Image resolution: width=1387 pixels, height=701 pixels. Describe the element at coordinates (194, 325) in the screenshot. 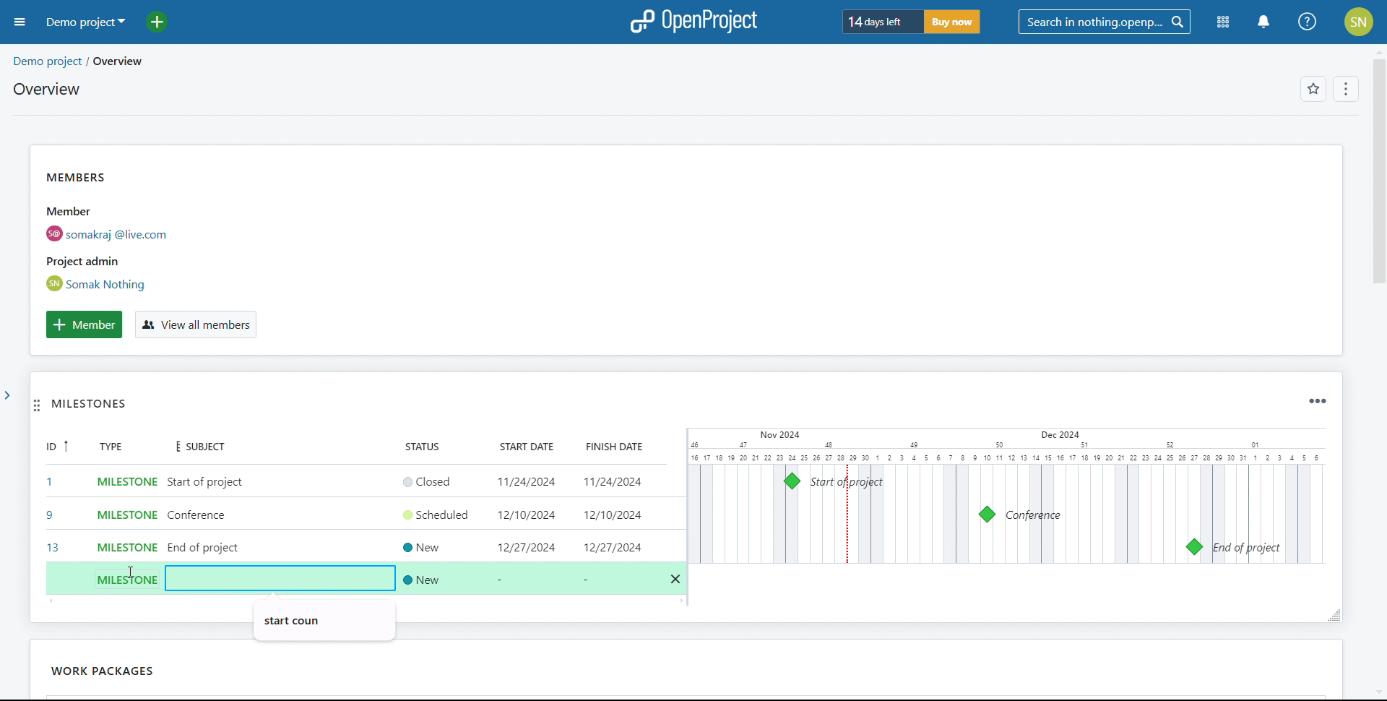

I see `view all members` at that location.